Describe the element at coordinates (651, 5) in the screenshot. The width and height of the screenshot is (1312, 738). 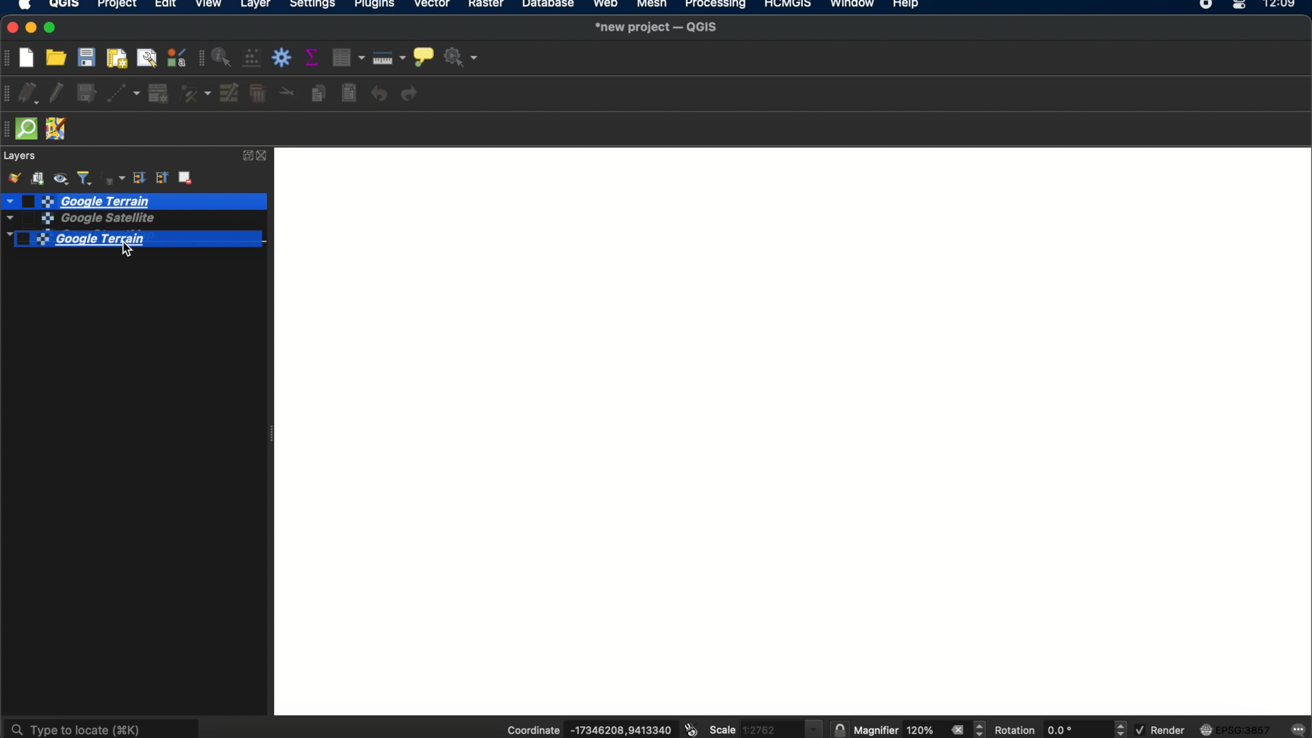
I see `mesh` at that location.